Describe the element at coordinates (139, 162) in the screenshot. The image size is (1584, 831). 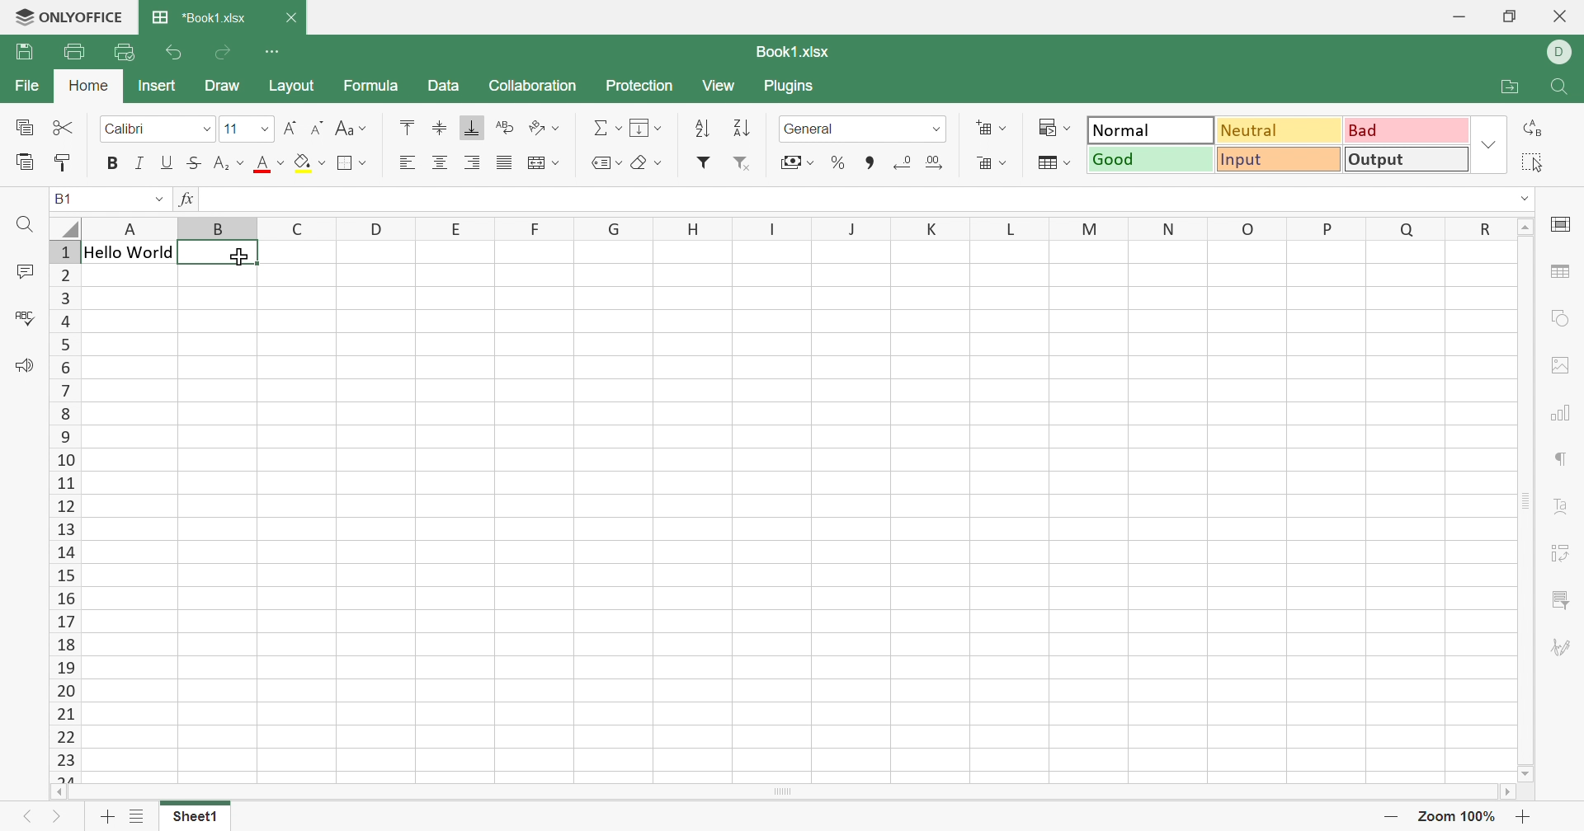
I see `Italic` at that location.